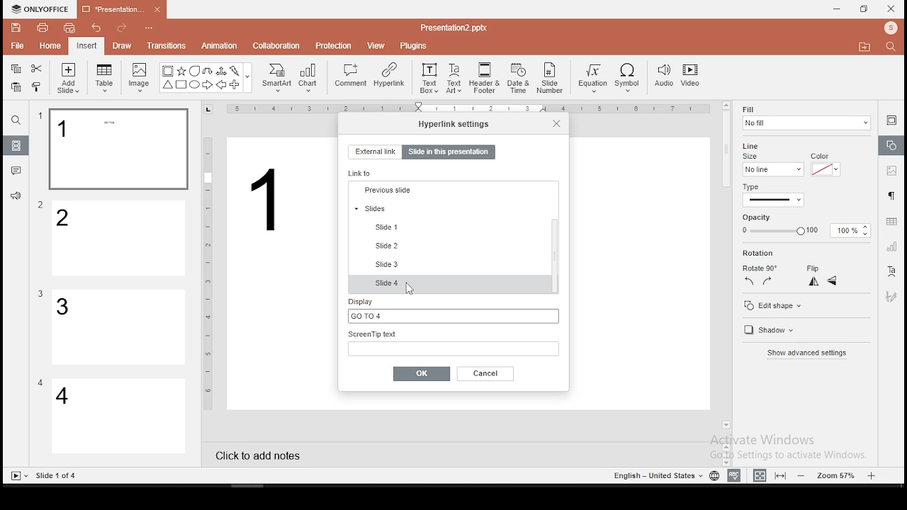  Describe the element at coordinates (806, 118) in the screenshot. I see `fill` at that location.